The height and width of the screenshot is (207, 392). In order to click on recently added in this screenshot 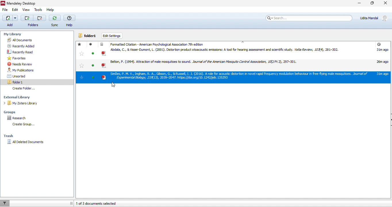, I will do `click(19, 46)`.